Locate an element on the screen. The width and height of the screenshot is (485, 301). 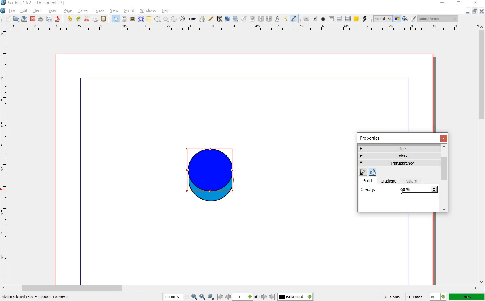
X: 3.3487   Y: 2.7579 is located at coordinates (404, 296).